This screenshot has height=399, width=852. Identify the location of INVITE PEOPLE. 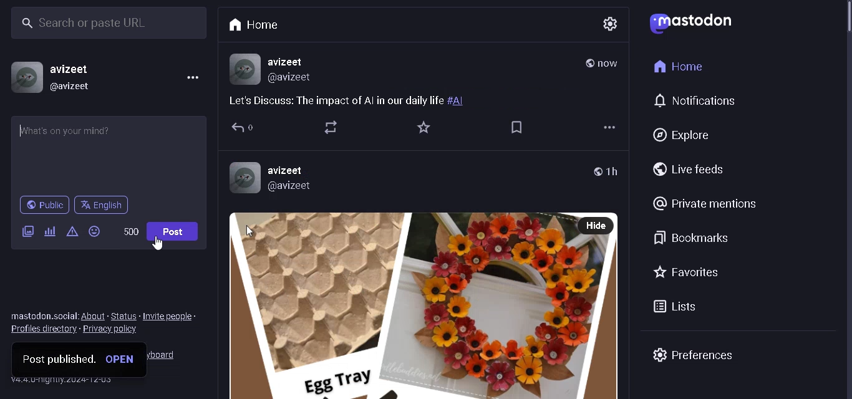
(170, 316).